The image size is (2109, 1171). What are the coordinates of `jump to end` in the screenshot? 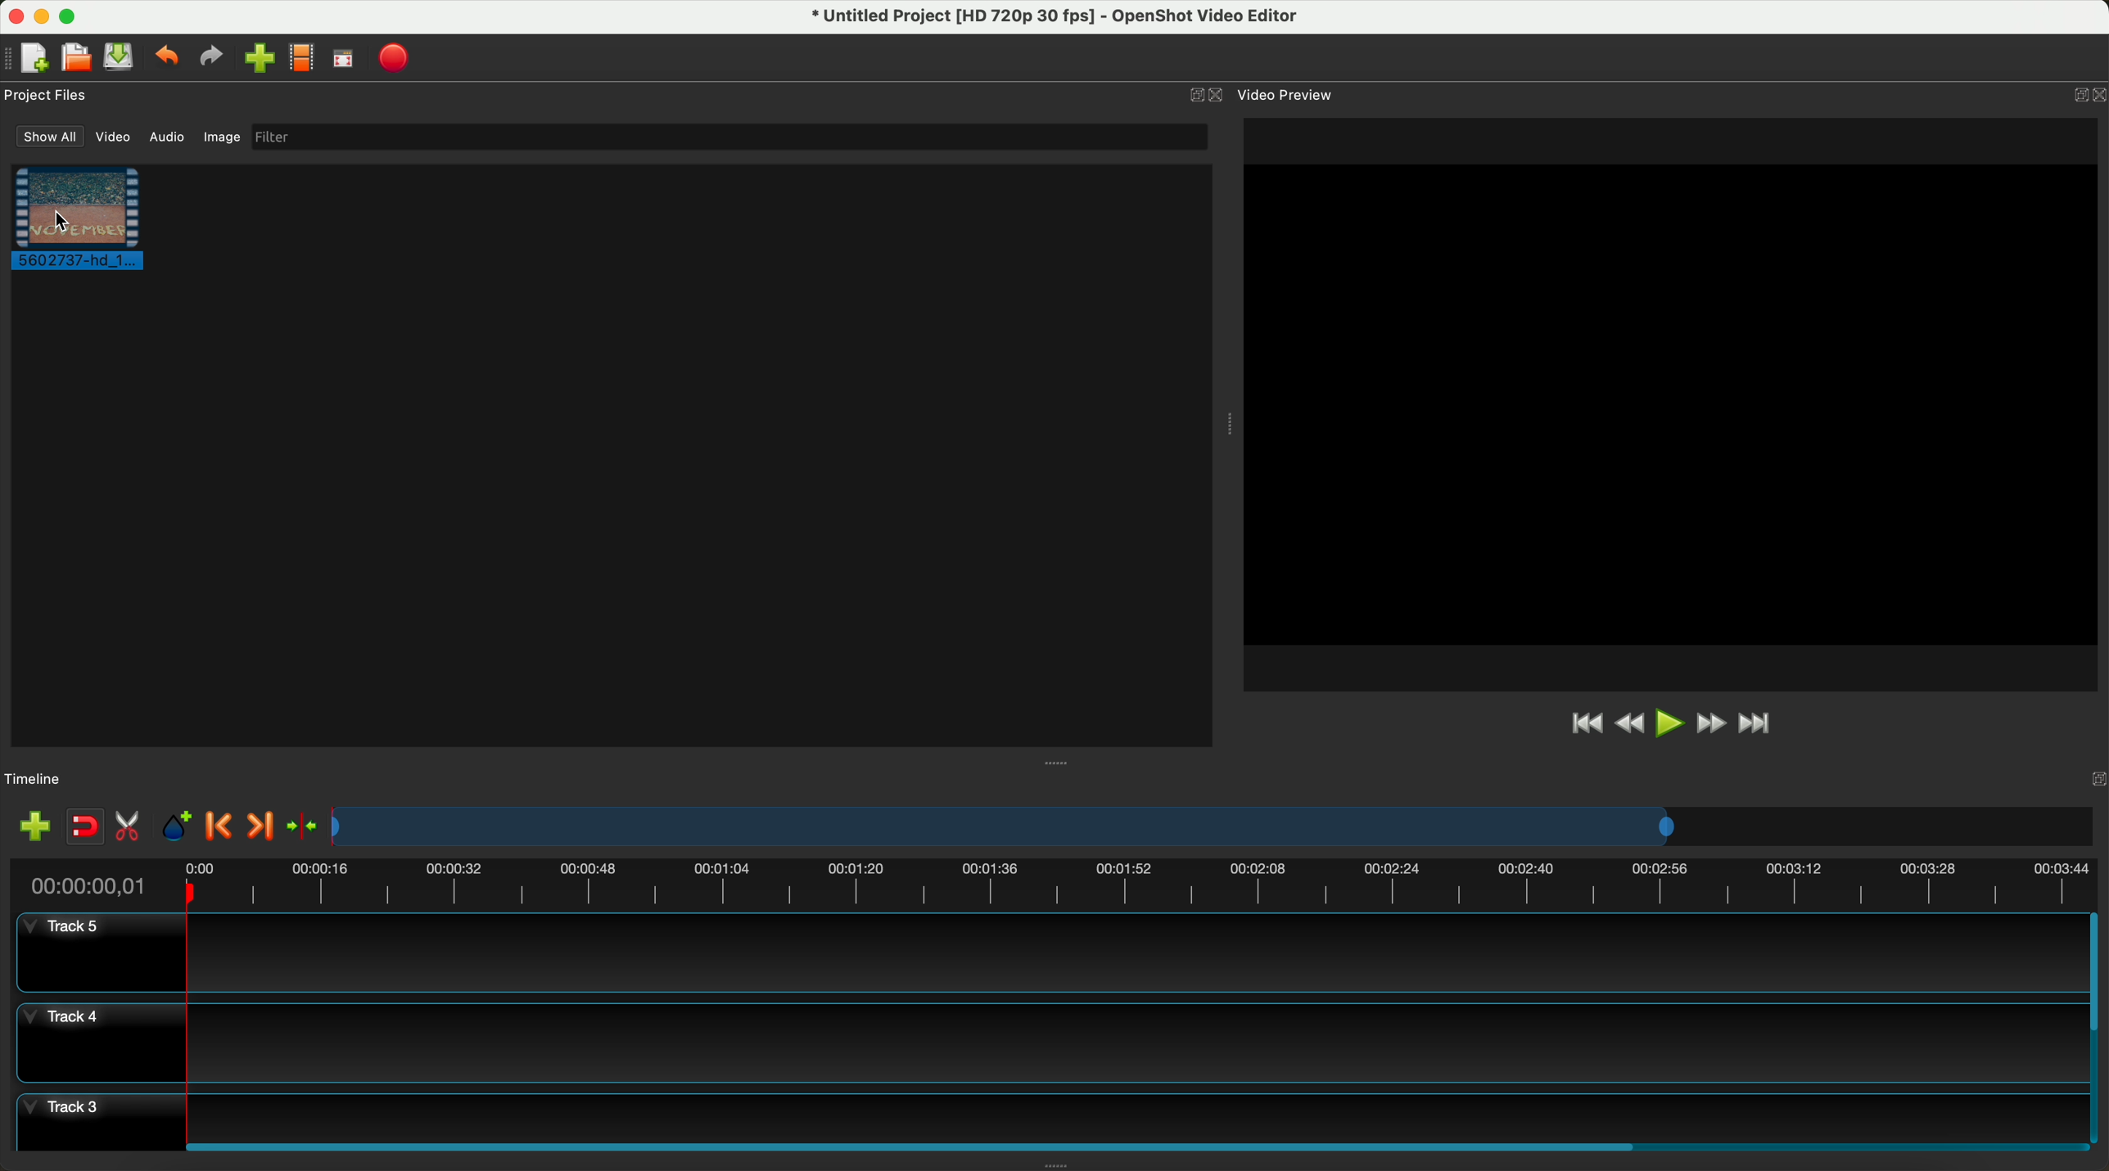 It's located at (1765, 726).